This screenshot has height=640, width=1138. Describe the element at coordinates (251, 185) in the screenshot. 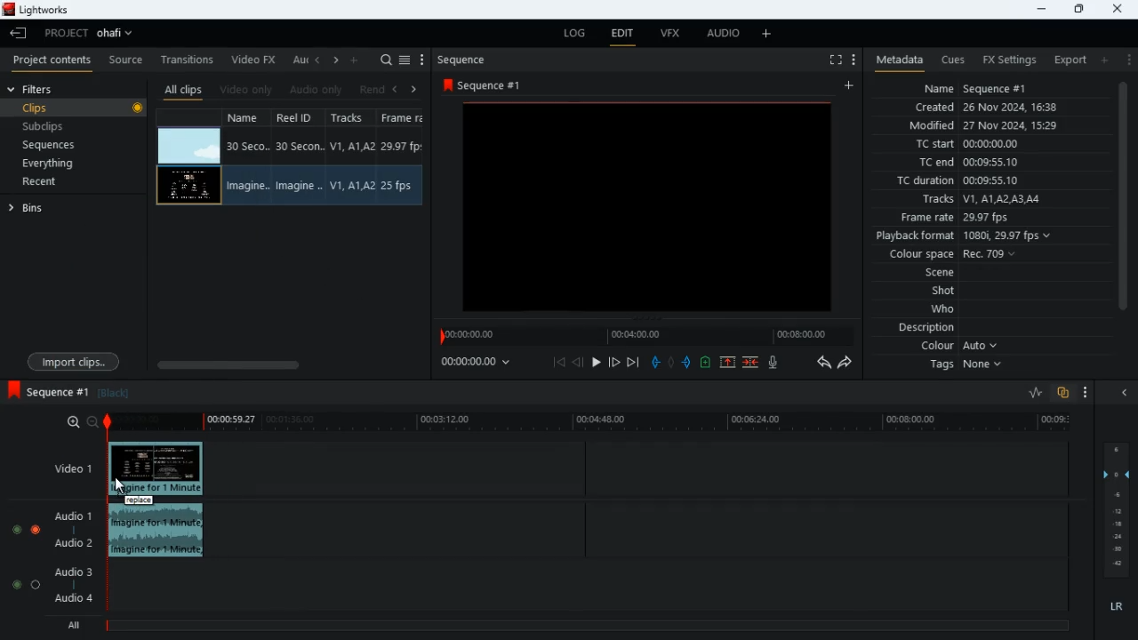

I see `Imagine` at that location.